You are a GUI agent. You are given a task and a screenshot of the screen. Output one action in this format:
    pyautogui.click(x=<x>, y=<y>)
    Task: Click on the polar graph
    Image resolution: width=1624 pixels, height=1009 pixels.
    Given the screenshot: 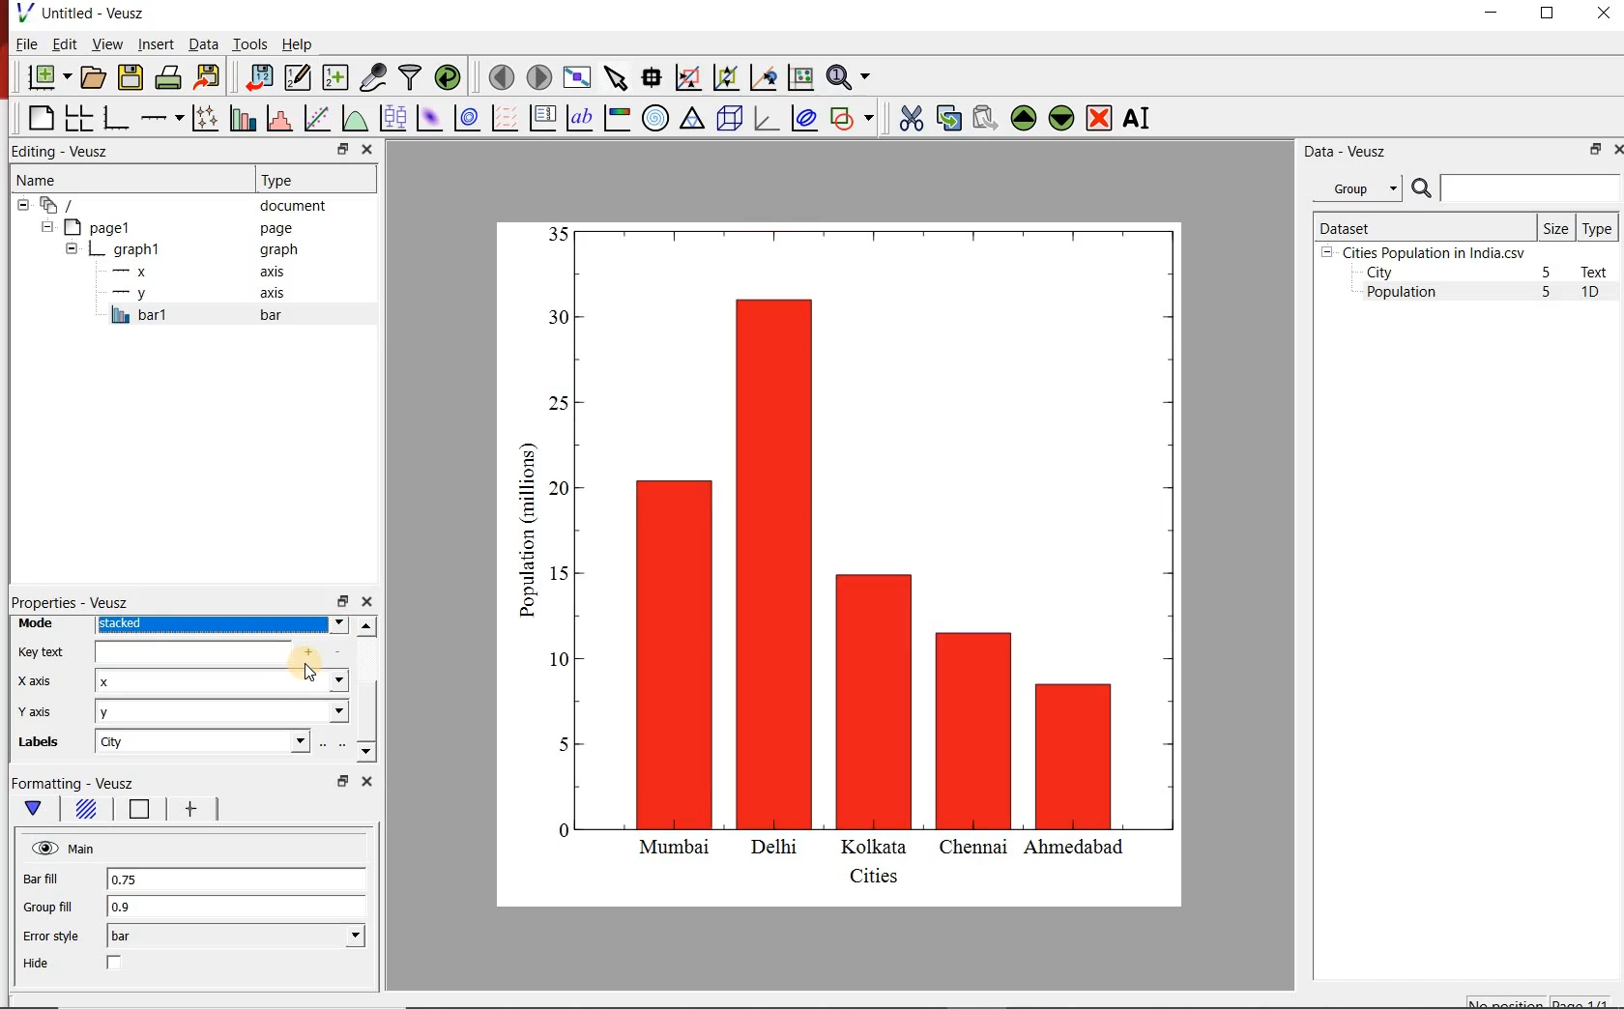 What is the action you would take?
    pyautogui.click(x=655, y=117)
    